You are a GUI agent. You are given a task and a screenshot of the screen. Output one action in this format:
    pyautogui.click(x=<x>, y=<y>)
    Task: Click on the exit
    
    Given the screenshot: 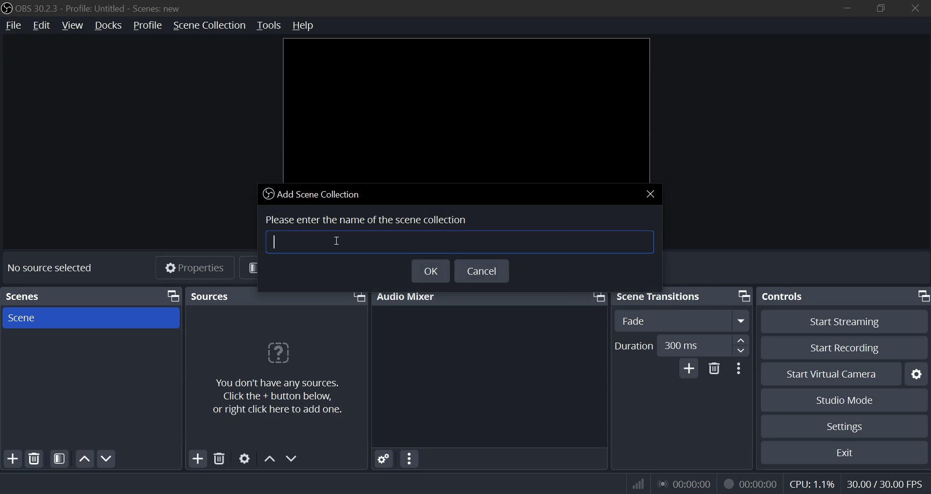 What is the action you would take?
    pyautogui.click(x=844, y=452)
    